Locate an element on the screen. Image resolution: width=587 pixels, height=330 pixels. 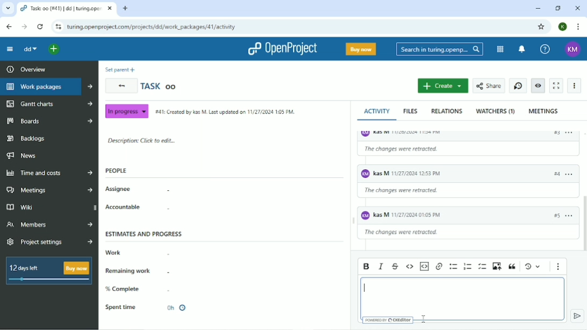
Link is located at coordinates (439, 267).